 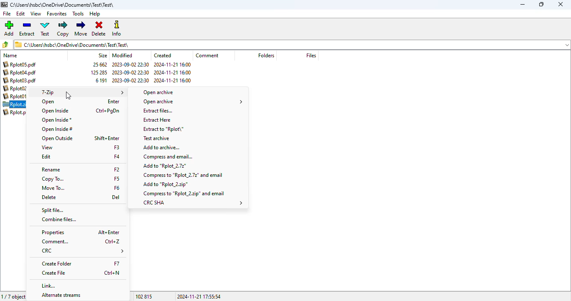 I want to click on Rplot05.pdf, so click(x=20, y=64).